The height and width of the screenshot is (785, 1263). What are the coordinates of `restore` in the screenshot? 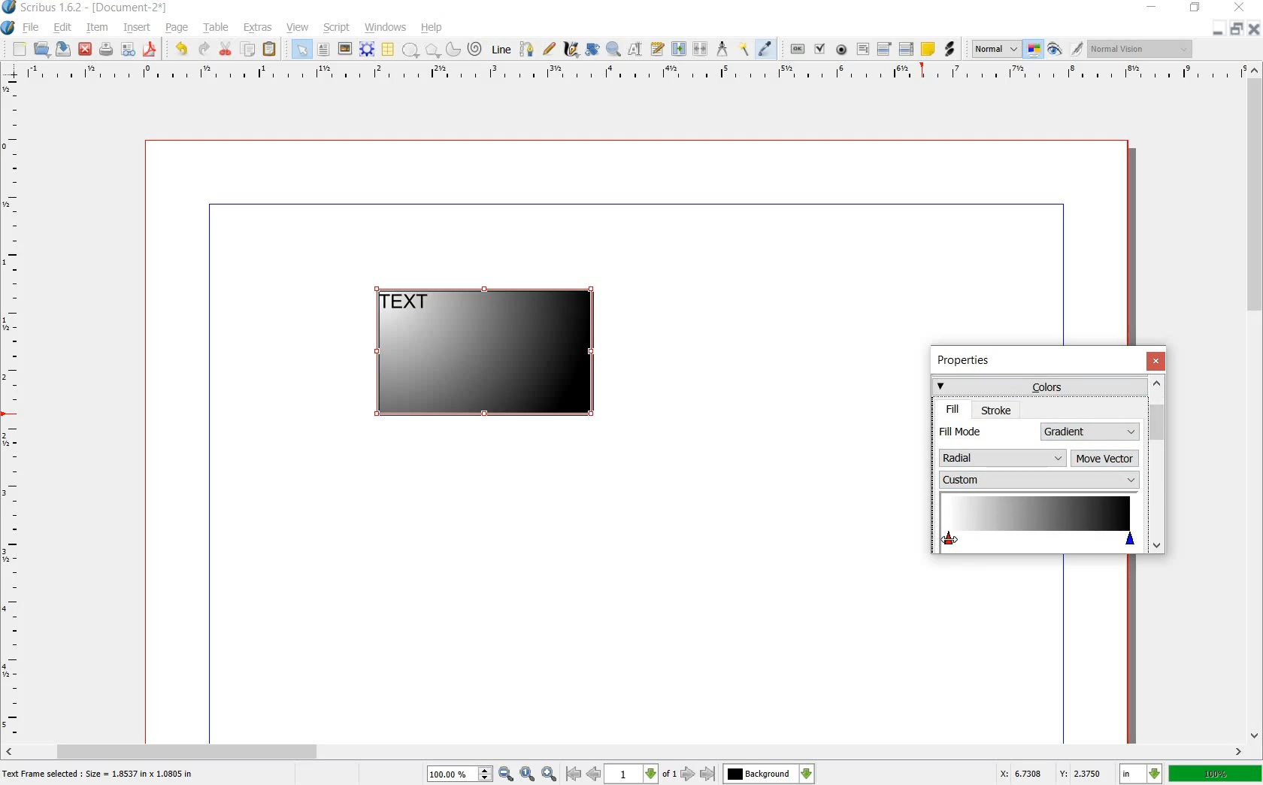 It's located at (1236, 30).